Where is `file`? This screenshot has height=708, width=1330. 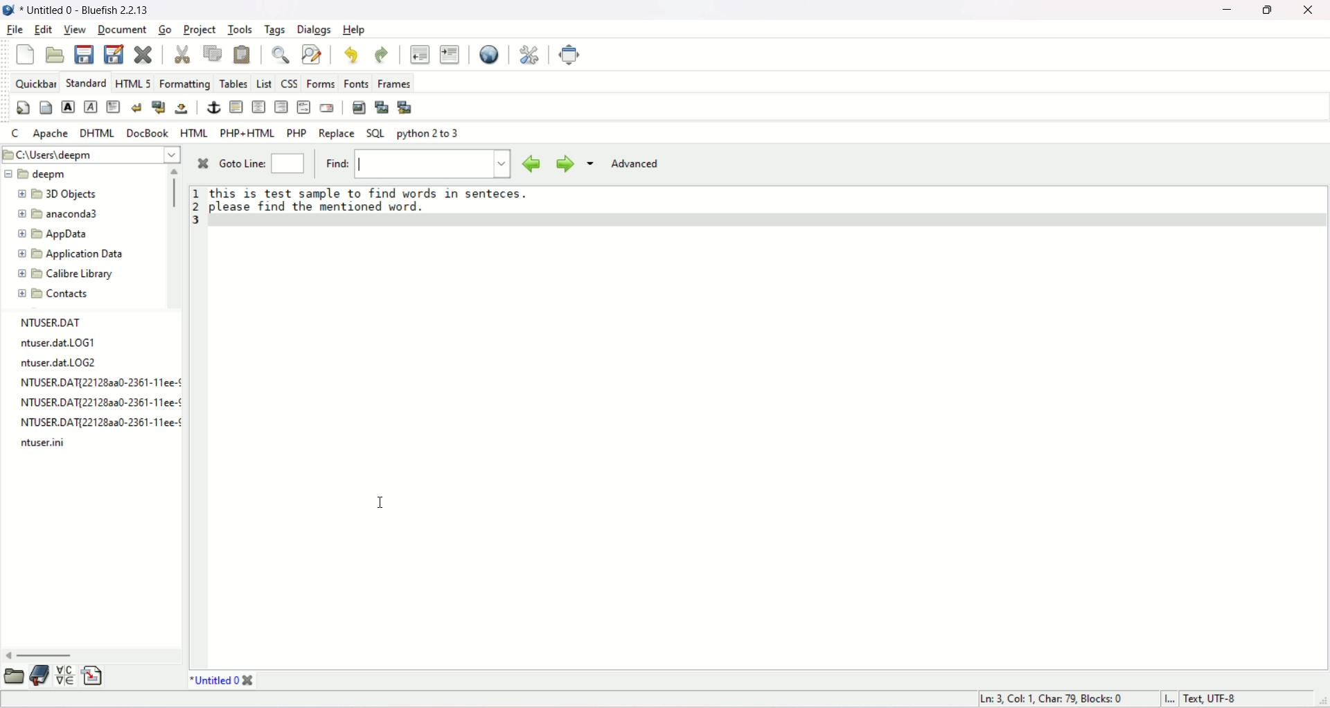
file is located at coordinates (13, 30).